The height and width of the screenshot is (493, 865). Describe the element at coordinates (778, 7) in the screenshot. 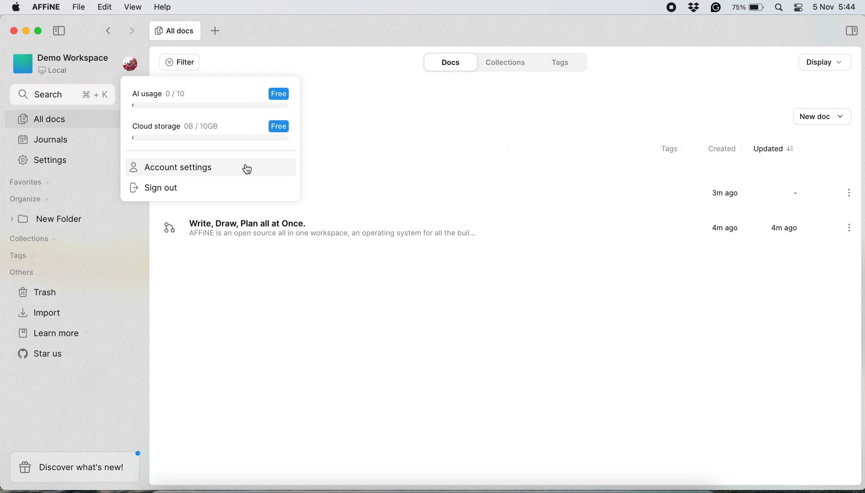

I see `spotlight search` at that location.